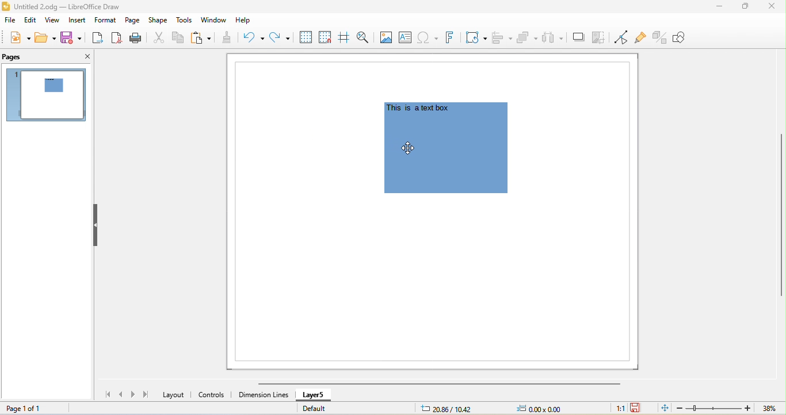  What do you see at coordinates (213, 394) in the screenshot?
I see `controls` at bounding box center [213, 394].